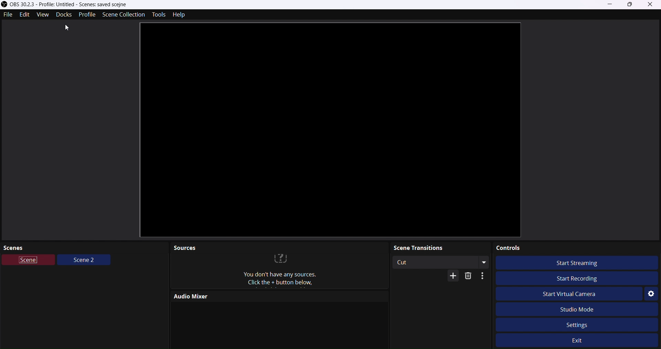  Describe the element at coordinates (87, 14) in the screenshot. I see `Profile` at that location.